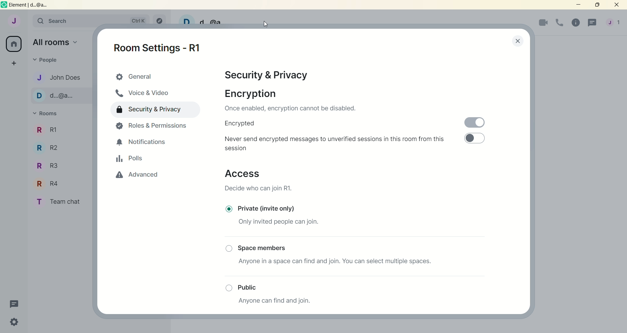 The image size is (627, 333). What do you see at coordinates (337, 143) in the screenshot?
I see `Never send encrypted messages to unverified sessions in this room from this session` at bounding box center [337, 143].